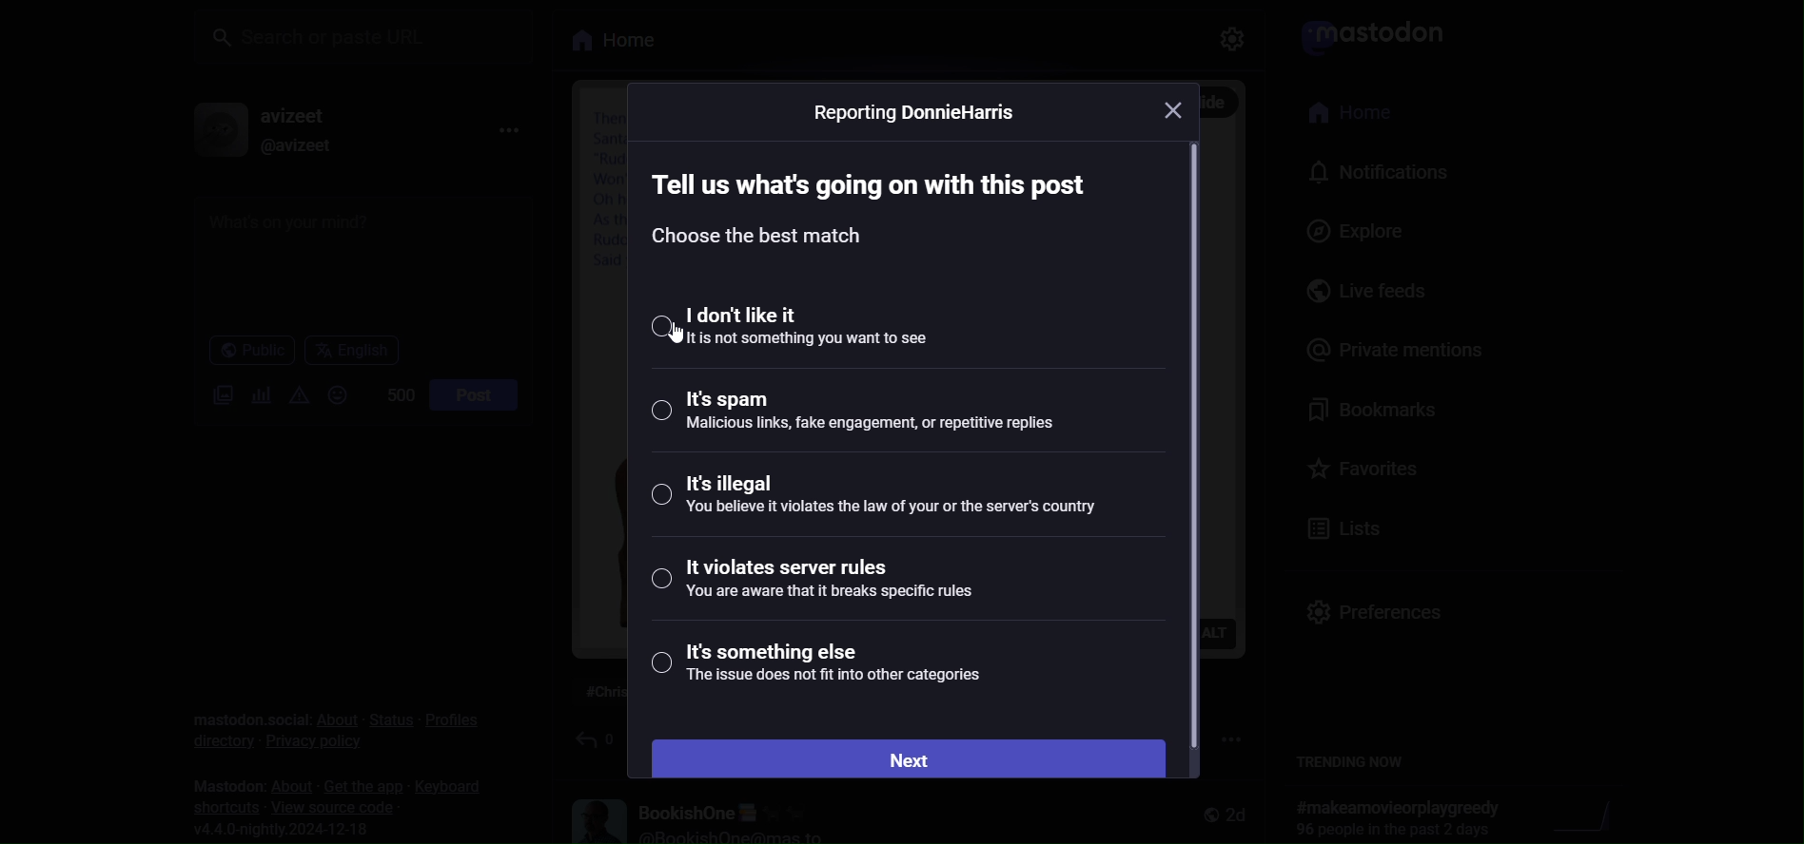 Image resolution: width=1804 pixels, height=844 pixels. What do you see at coordinates (218, 781) in the screenshot?
I see `mastodon` at bounding box center [218, 781].